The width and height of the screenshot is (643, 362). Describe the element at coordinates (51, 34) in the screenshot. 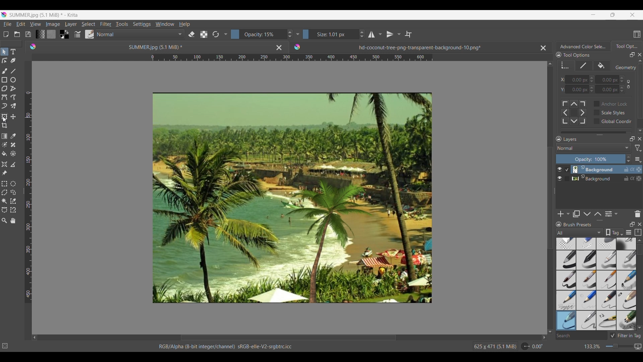

I see `Fill patterns` at that location.